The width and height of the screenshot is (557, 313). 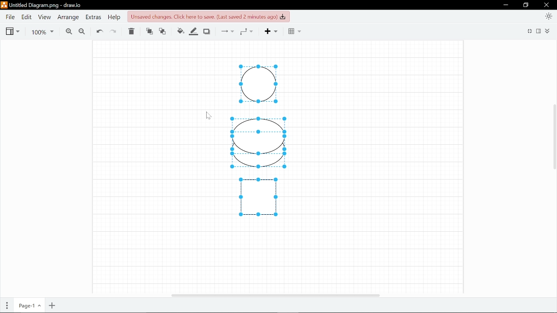 I want to click on Waypoints, so click(x=249, y=31).